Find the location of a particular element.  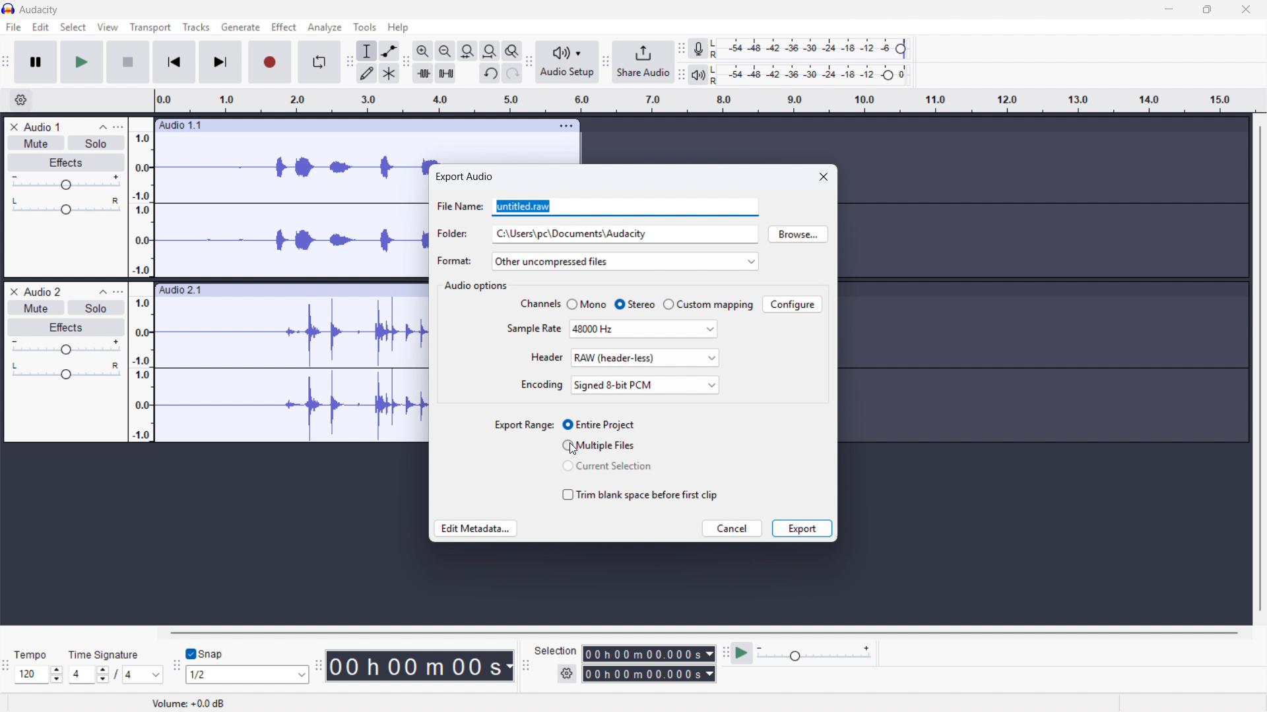

Record  is located at coordinates (269, 63).